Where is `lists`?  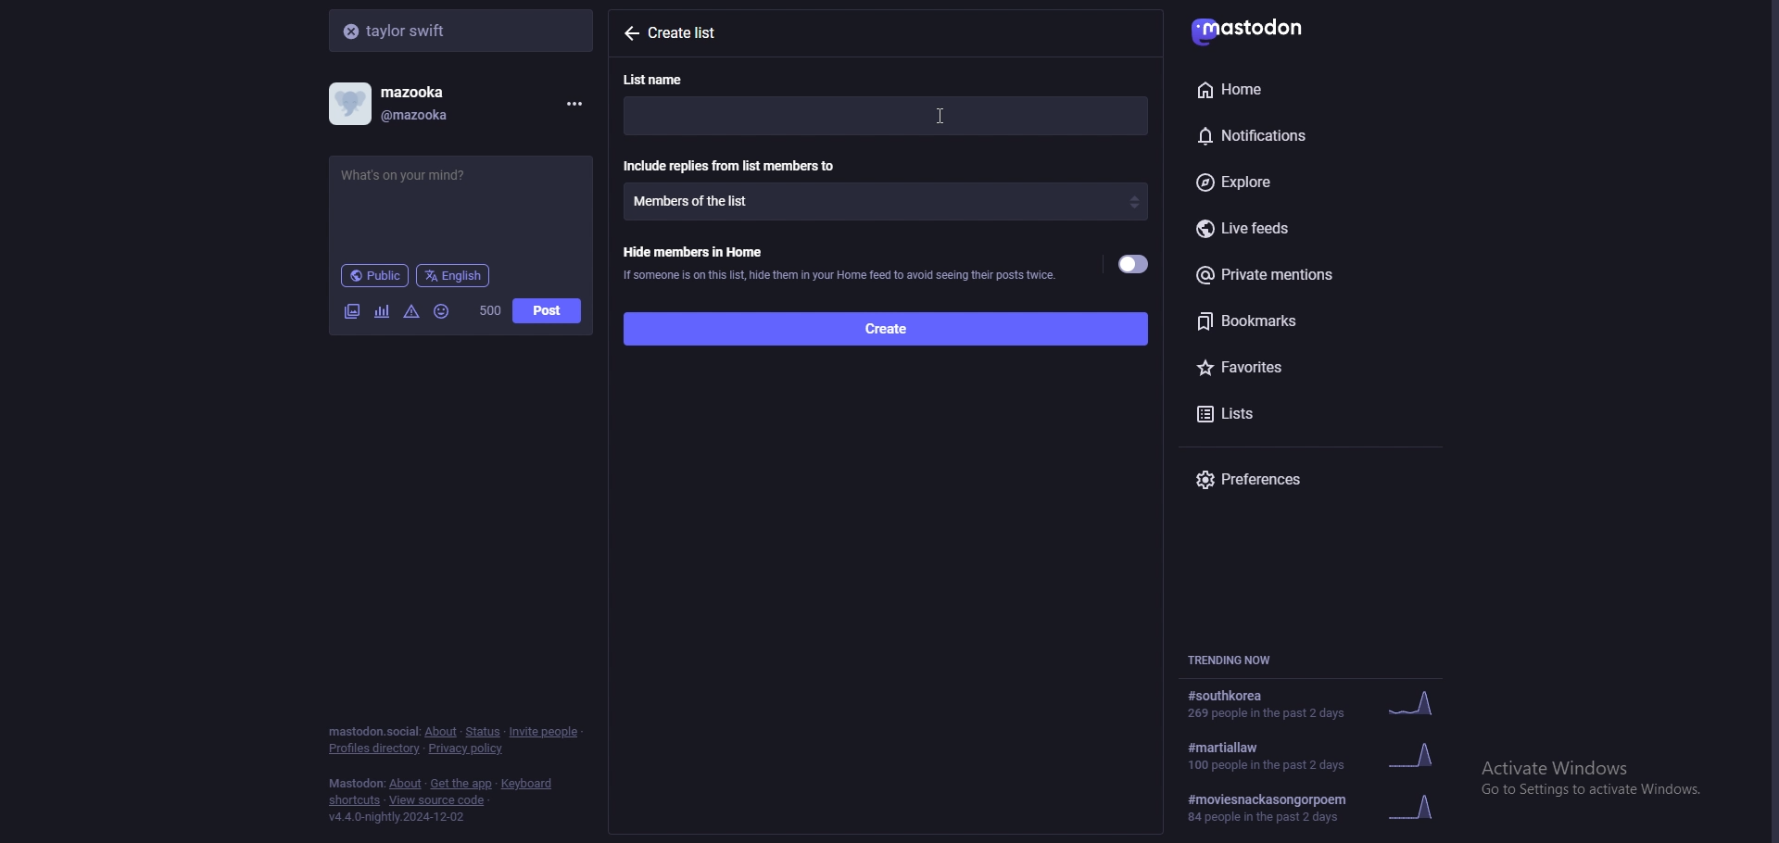
lists is located at coordinates (1268, 411).